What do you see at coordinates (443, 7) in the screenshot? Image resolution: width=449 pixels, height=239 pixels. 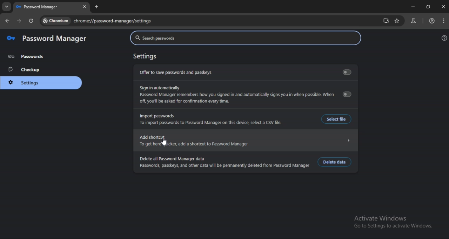 I see `close` at bounding box center [443, 7].